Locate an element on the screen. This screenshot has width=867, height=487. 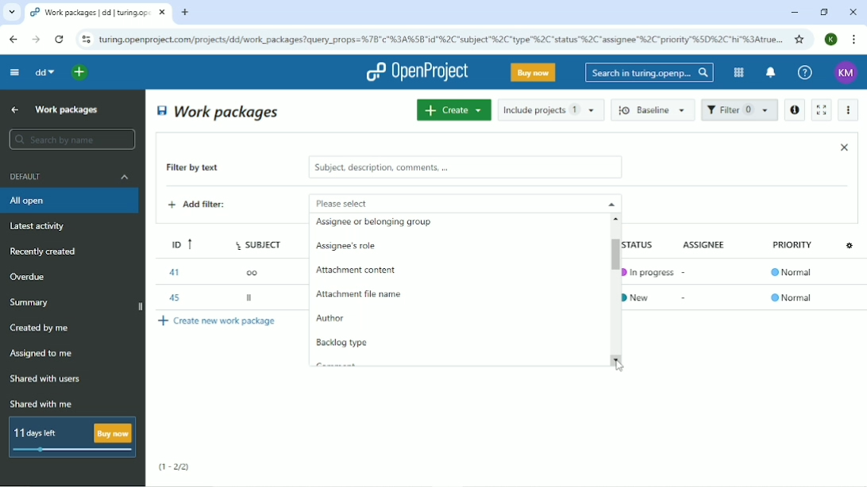
Add filter is located at coordinates (209, 206).